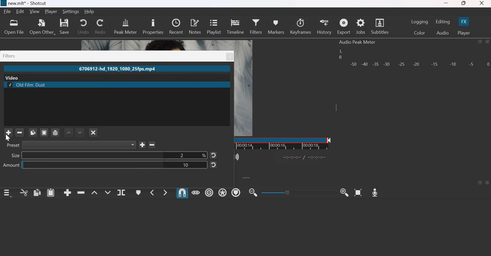 This screenshot has width=491, height=256. What do you see at coordinates (209, 192) in the screenshot?
I see `Ripple` at bounding box center [209, 192].